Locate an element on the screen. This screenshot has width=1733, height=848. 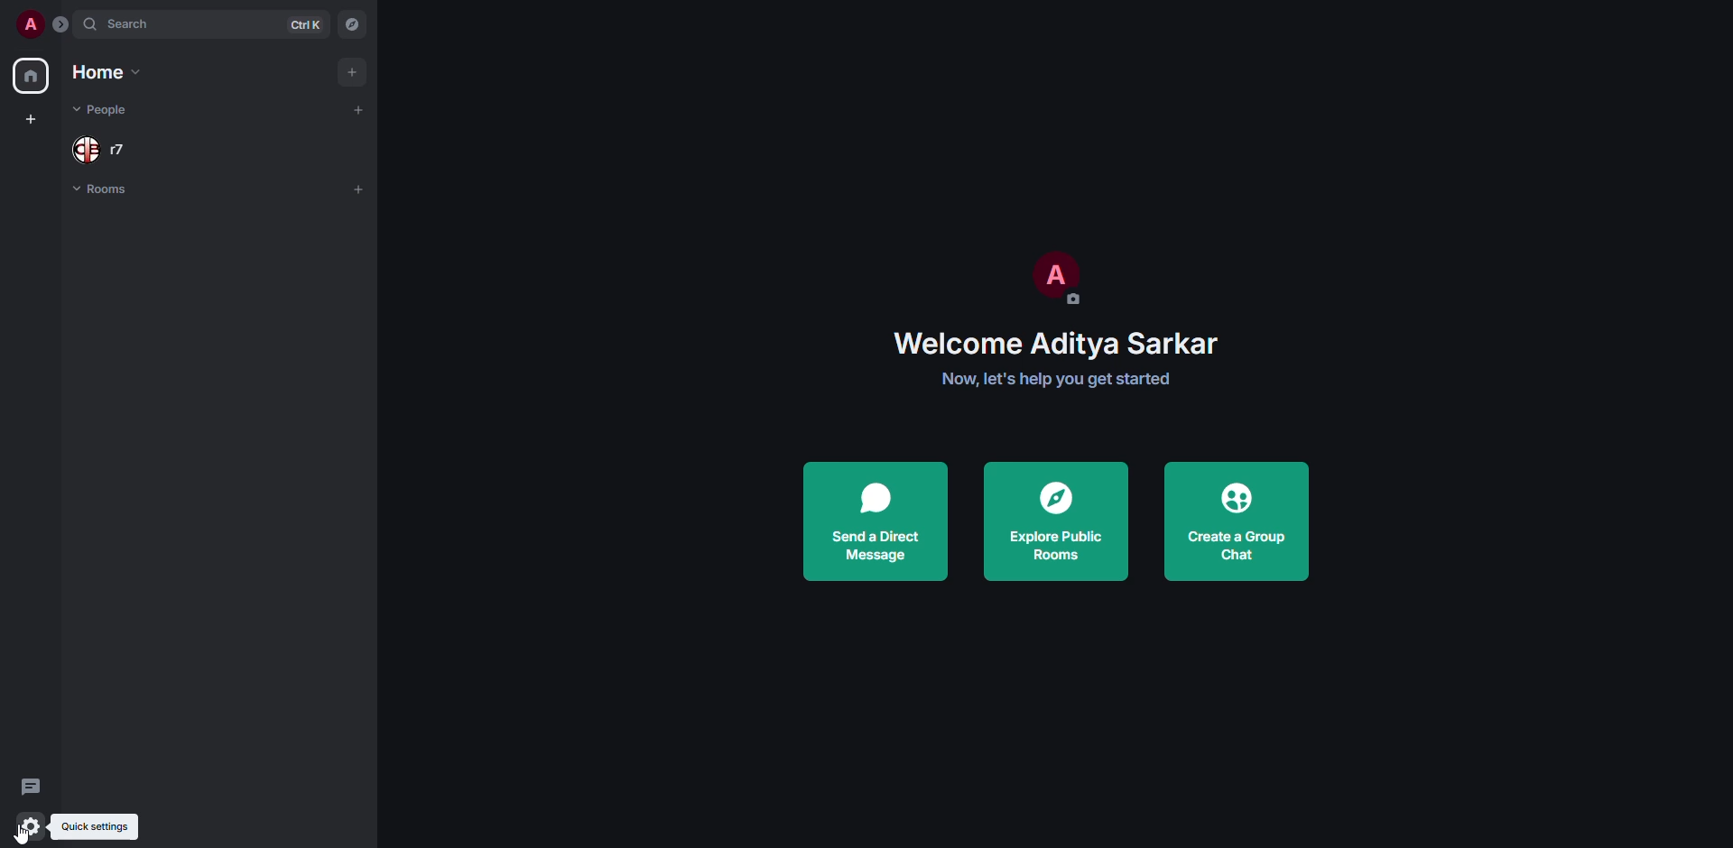
ctrl K is located at coordinates (307, 22).